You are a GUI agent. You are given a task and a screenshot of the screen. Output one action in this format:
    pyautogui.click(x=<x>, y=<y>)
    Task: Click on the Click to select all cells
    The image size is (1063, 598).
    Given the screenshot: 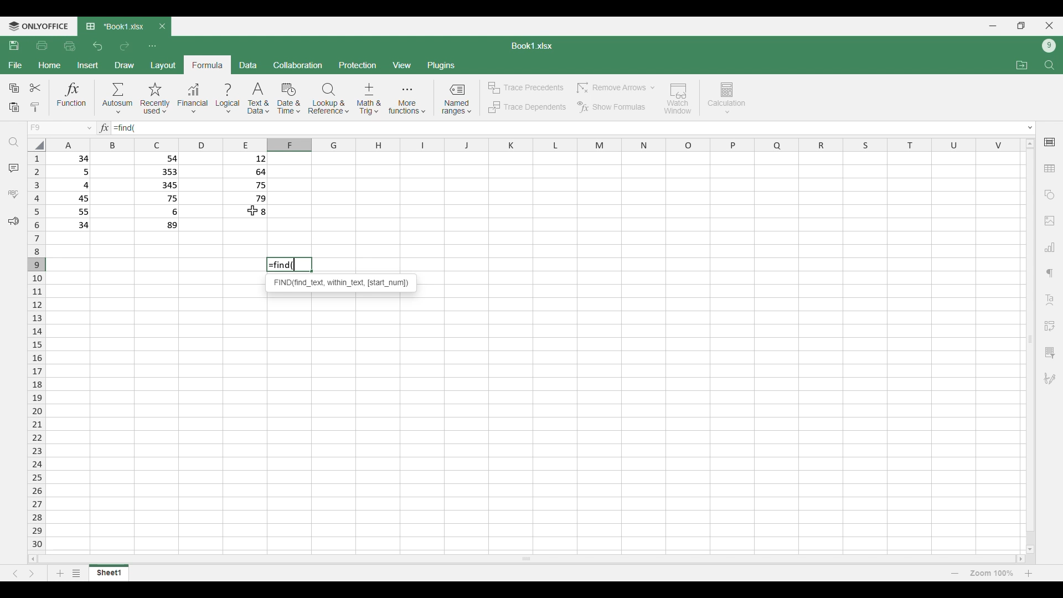 What is the action you would take?
    pyautogui.click(x=35, y=145)
    